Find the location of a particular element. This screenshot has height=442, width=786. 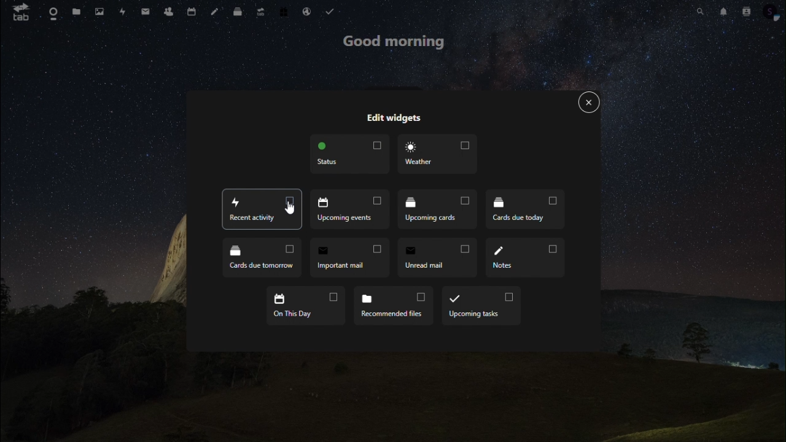

cards due today is located at coordinates (525, 209).